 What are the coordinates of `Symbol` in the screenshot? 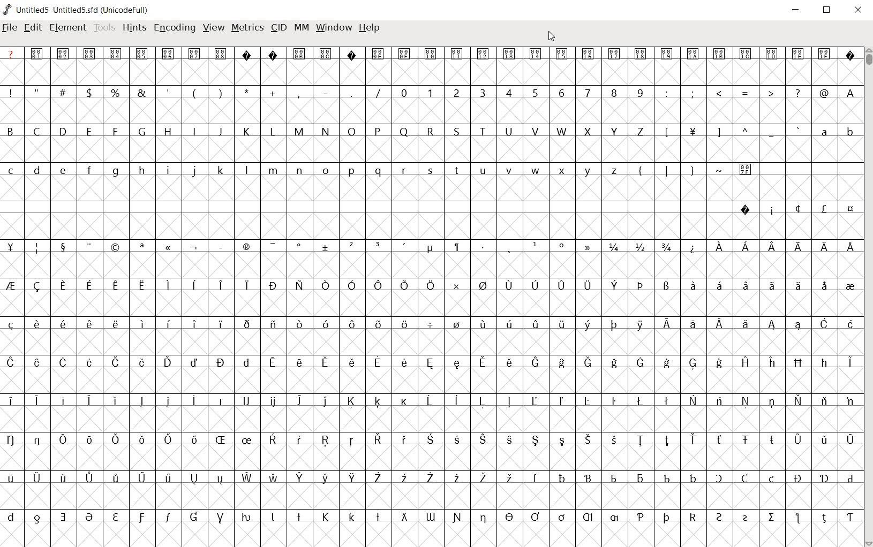 It's located at (614, 401).